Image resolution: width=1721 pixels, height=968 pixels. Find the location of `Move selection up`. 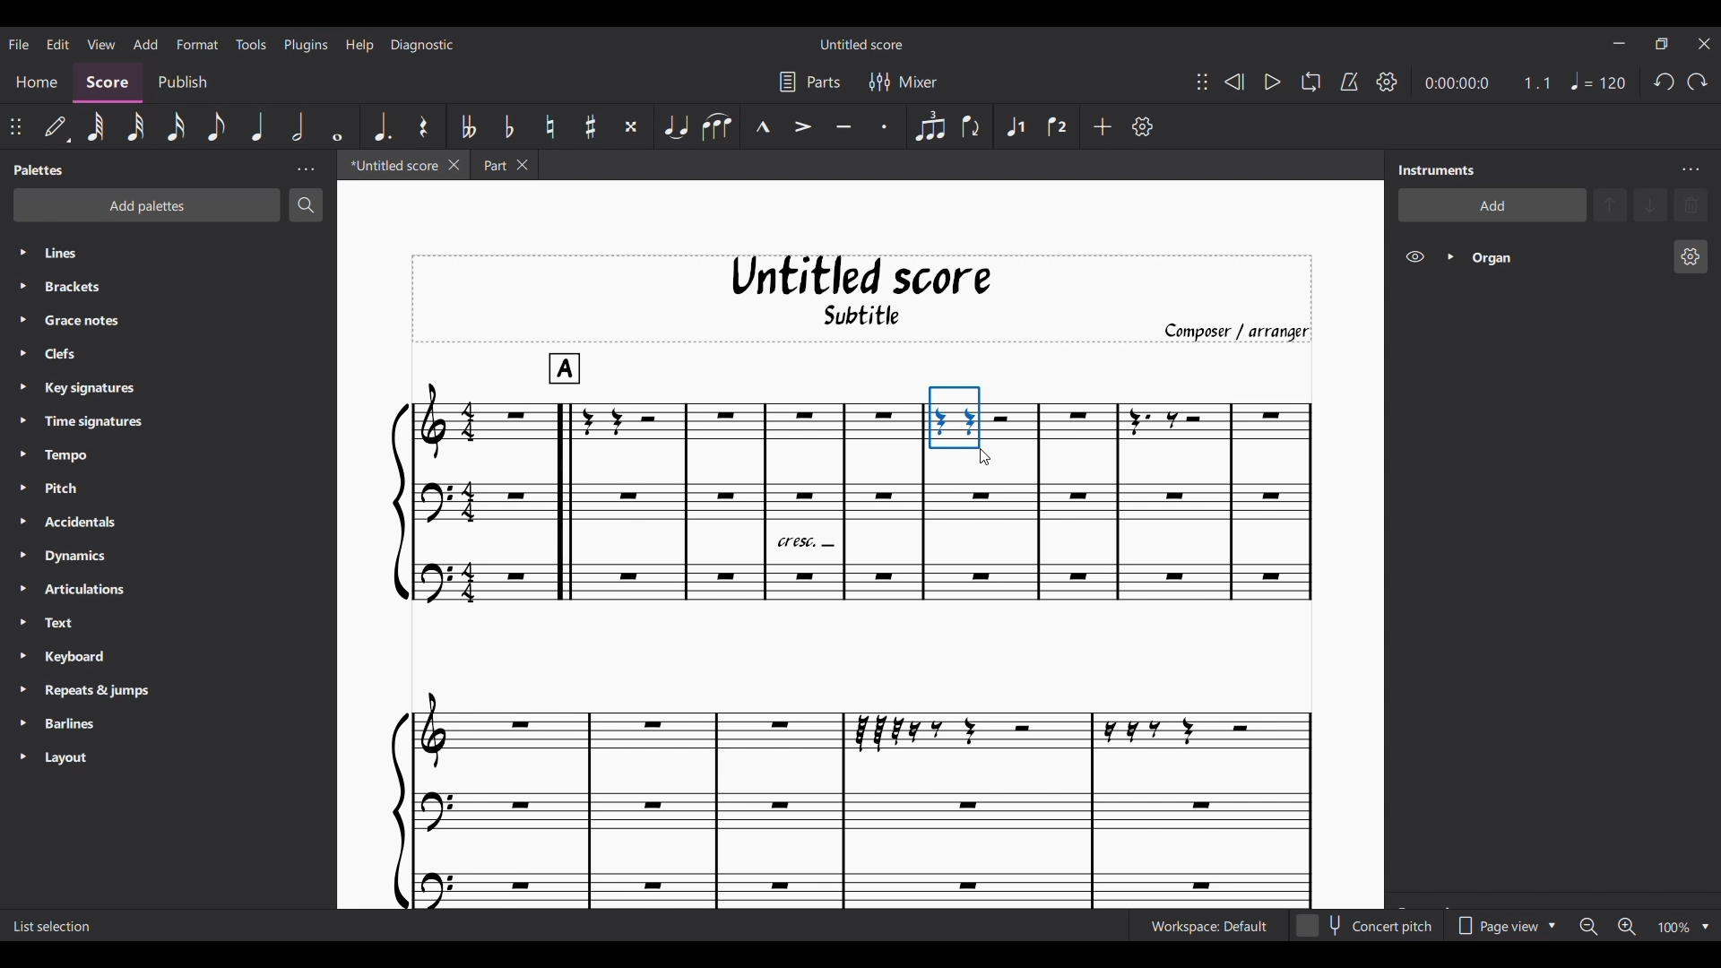

Move selection up is located at coordinates (1611, 204).